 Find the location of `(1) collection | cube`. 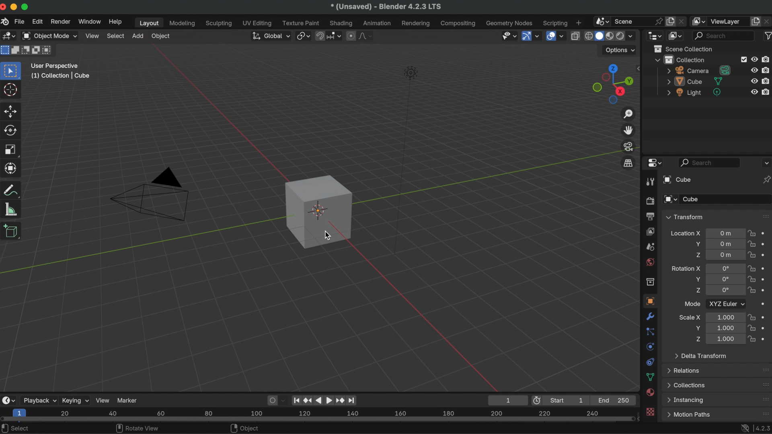

(1) collection | cube is located at coordinates (60, 76).